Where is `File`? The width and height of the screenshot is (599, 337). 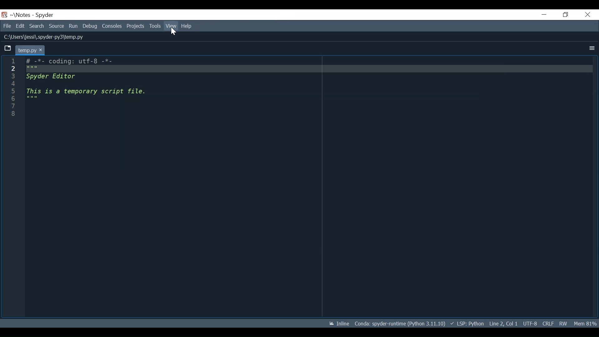 File is located at coordinates (7, 26).